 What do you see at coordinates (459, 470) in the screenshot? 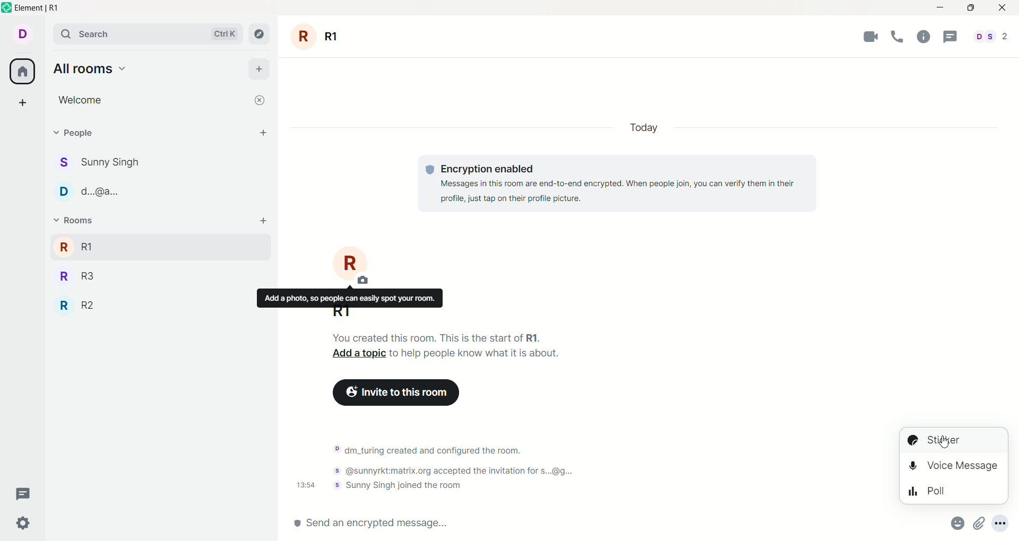
I see `Notification` at bounding box center [459, 470].